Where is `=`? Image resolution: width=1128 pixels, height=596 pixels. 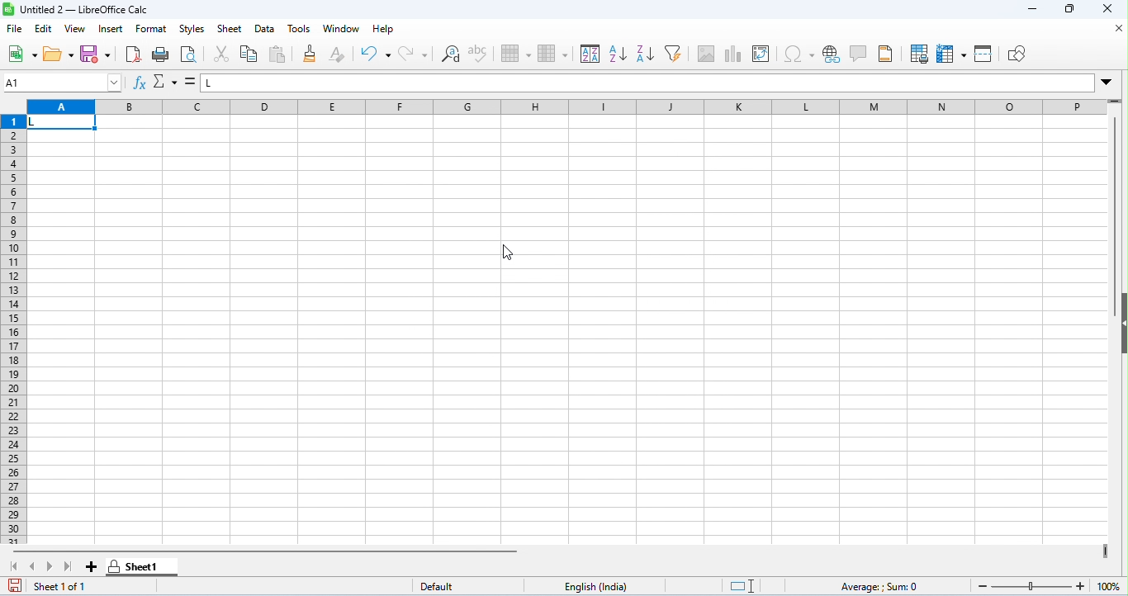
= is located at coordinates (192, 82).